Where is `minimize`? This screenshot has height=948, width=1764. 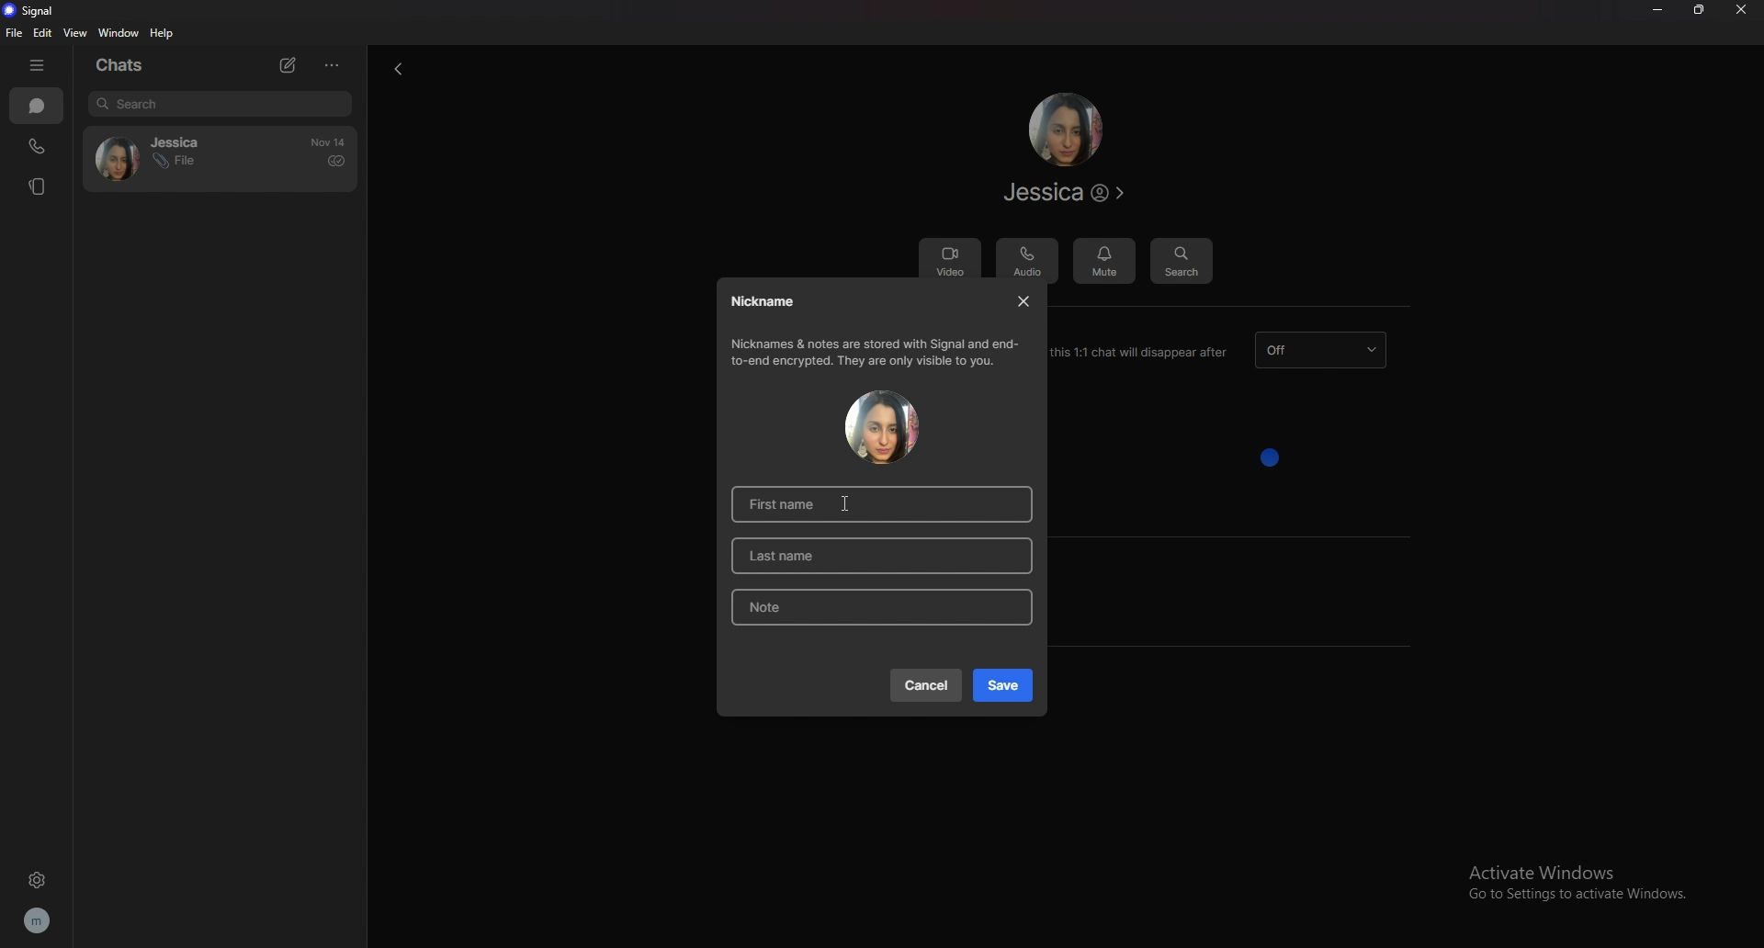
minimize is located at coordinates (1657, 11).